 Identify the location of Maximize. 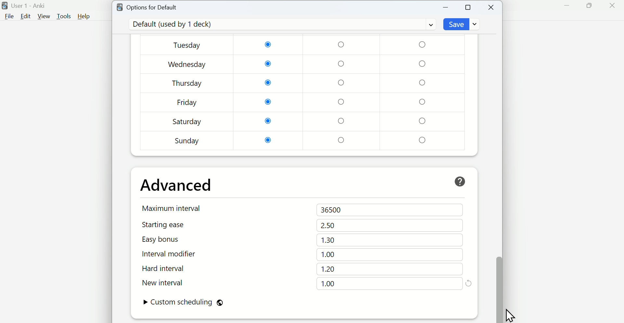
(589, 6).